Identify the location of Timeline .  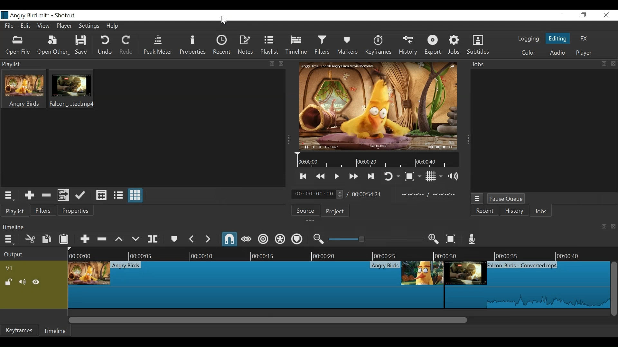
(377, 160).